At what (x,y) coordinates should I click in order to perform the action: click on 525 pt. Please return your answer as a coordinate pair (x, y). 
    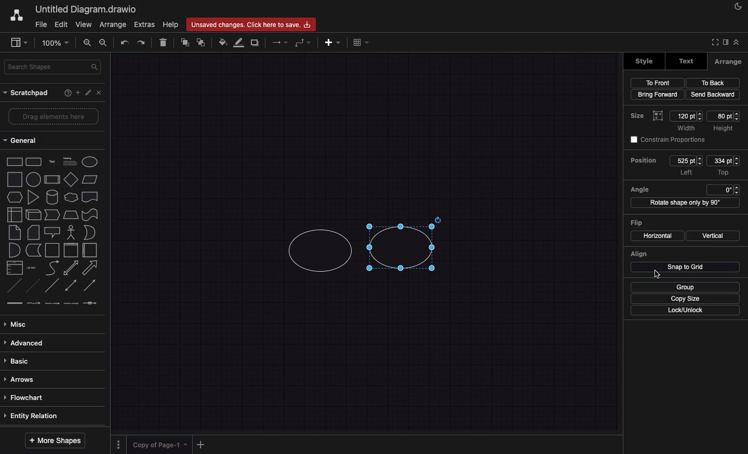
    Looking at the image, I should click on (686, 161).